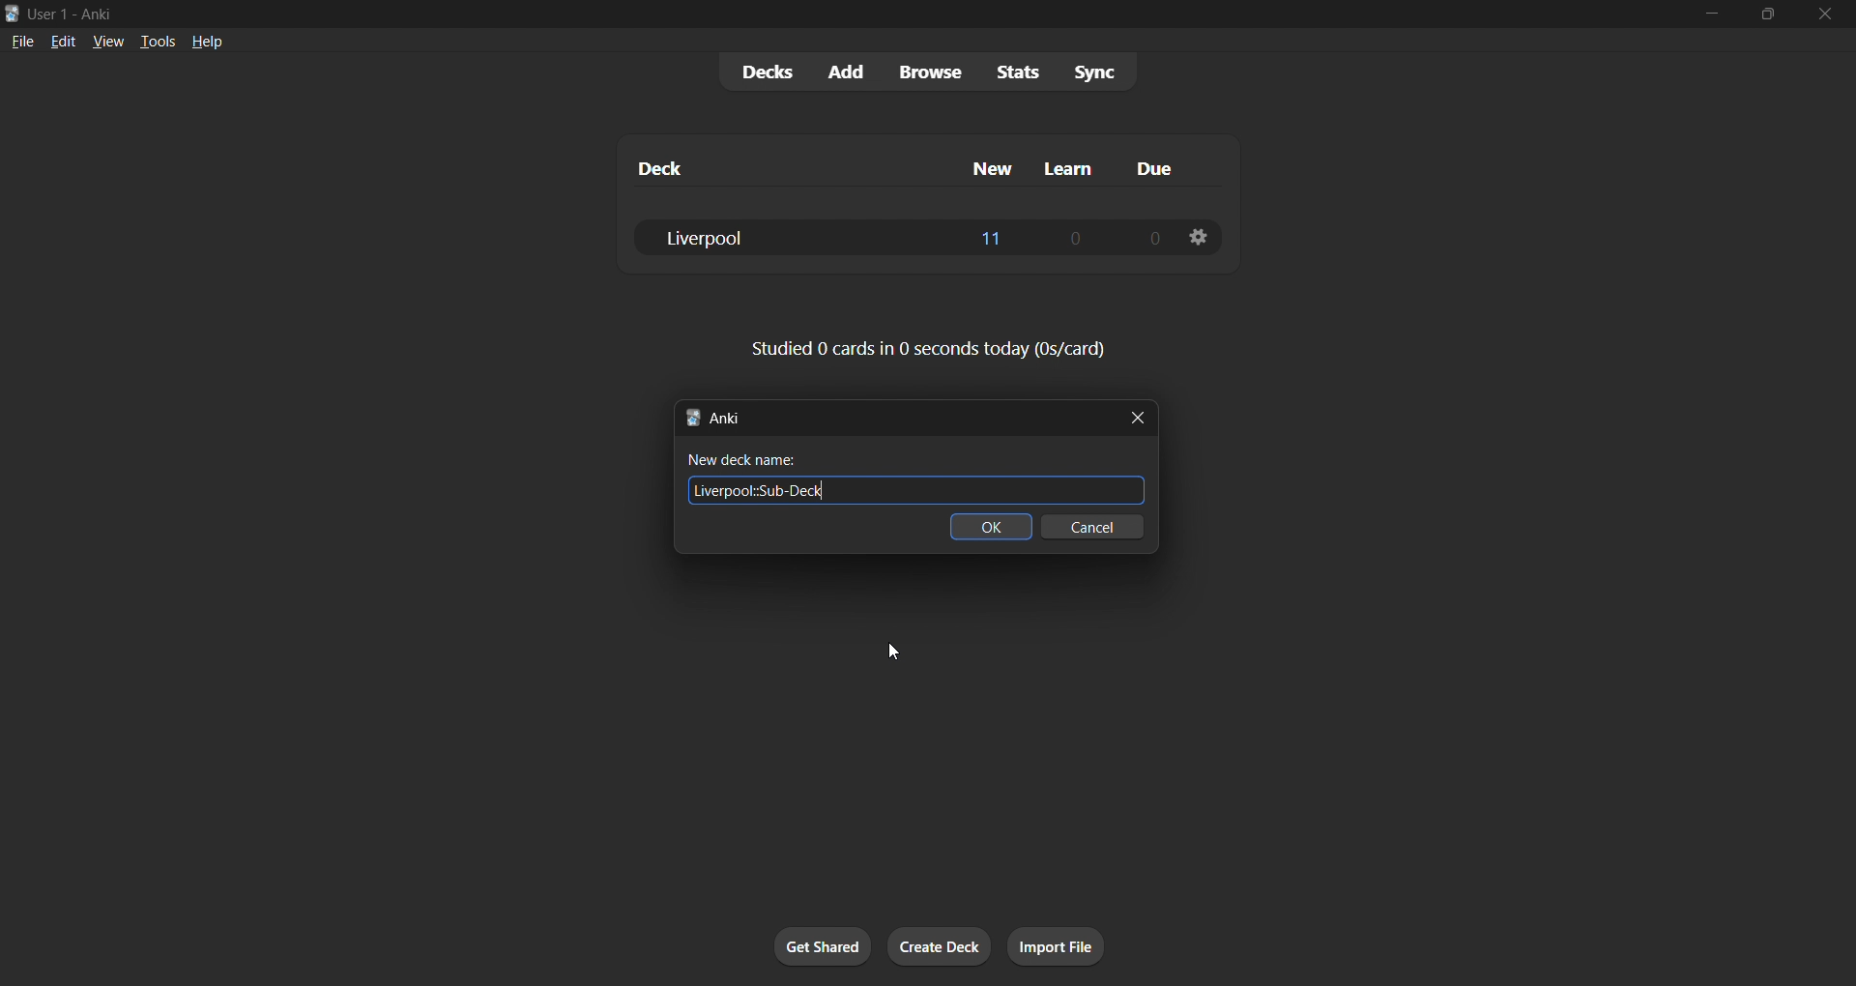 The width and height of the screenshot is (1856, 986). Describe the element at coordinates (1200, 240) in the screenshot. I see `deck options` at that location.